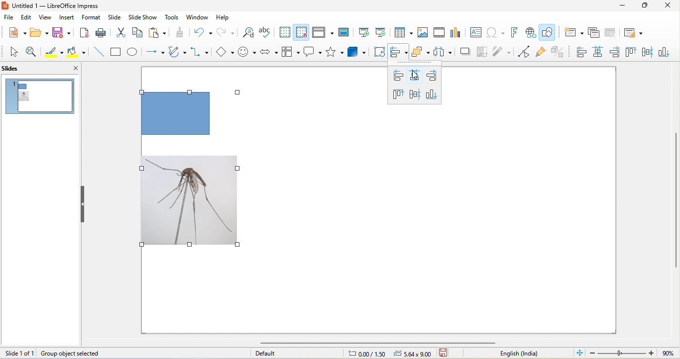  What do you see at coordinates (119, 32) in the screenshot?
I see `cut` at bounding box center [119, 32].